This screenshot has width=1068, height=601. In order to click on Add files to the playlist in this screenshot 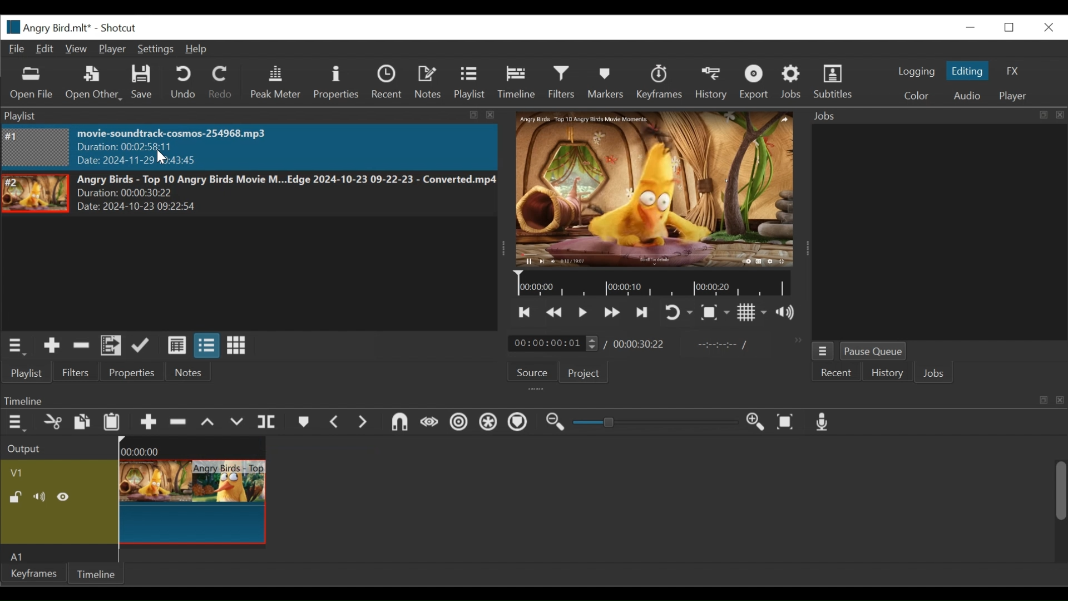, I will do `click(112, 346)`.